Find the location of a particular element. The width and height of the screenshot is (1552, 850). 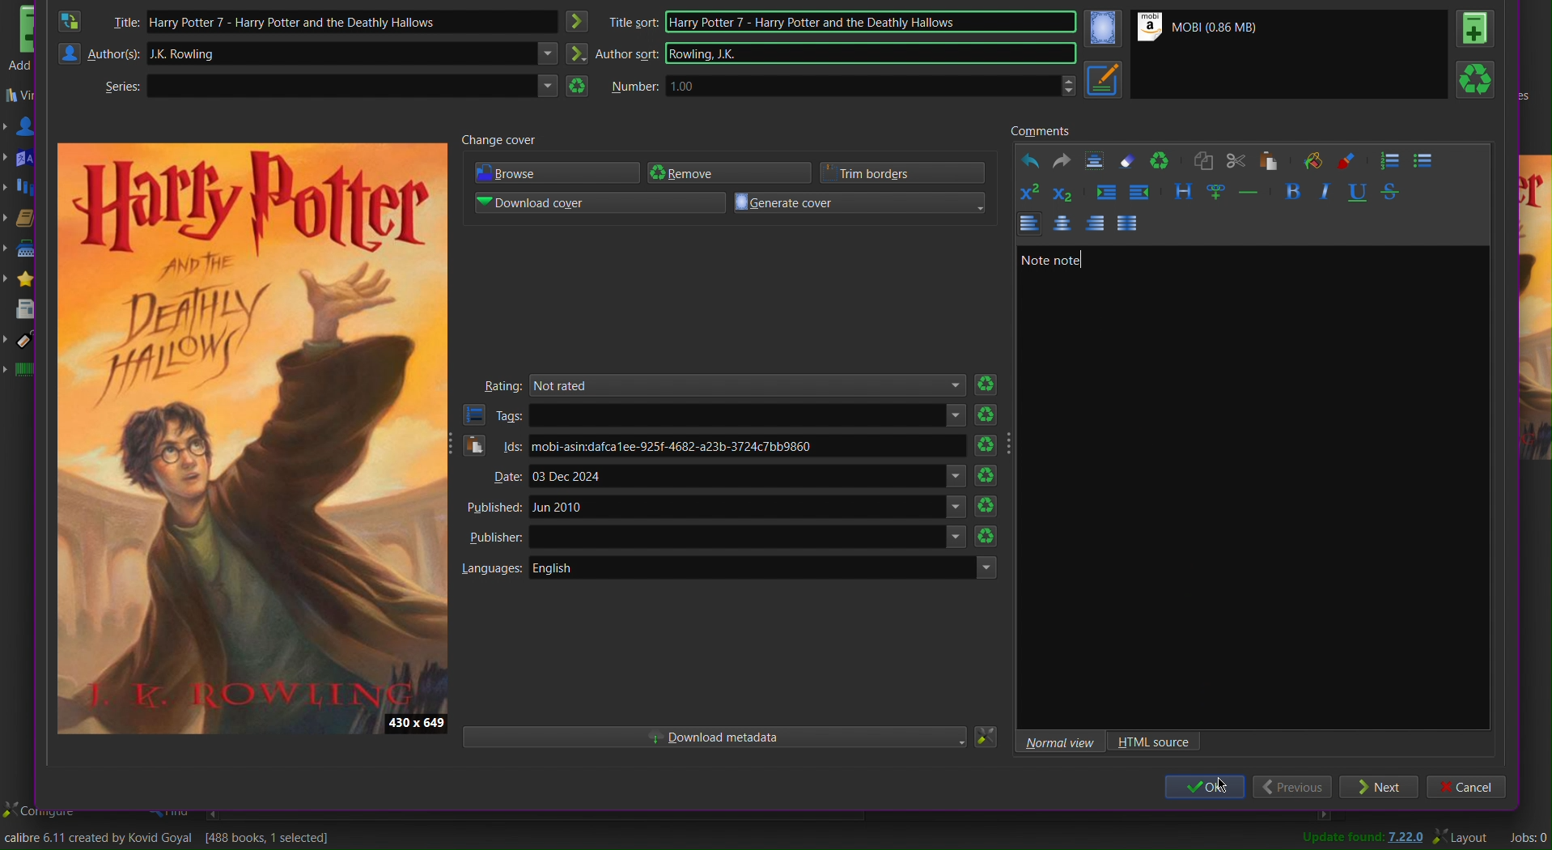

Virtual library is located at coordinates (24, 96).